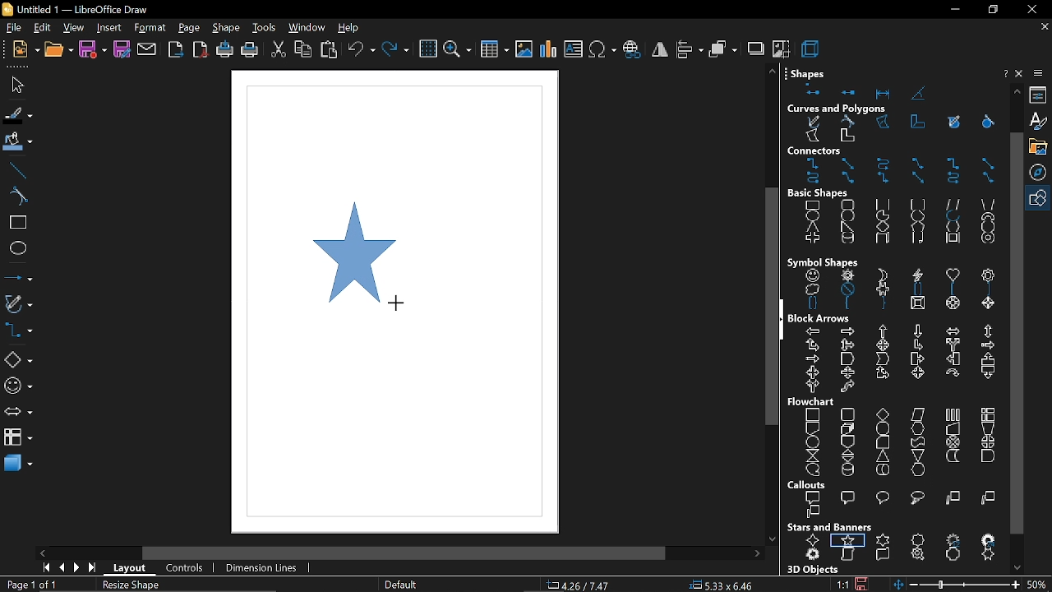  What do you see at coordinates (16, 113) in the screenshot?
I see `line color` at bounding box center [16, 113].